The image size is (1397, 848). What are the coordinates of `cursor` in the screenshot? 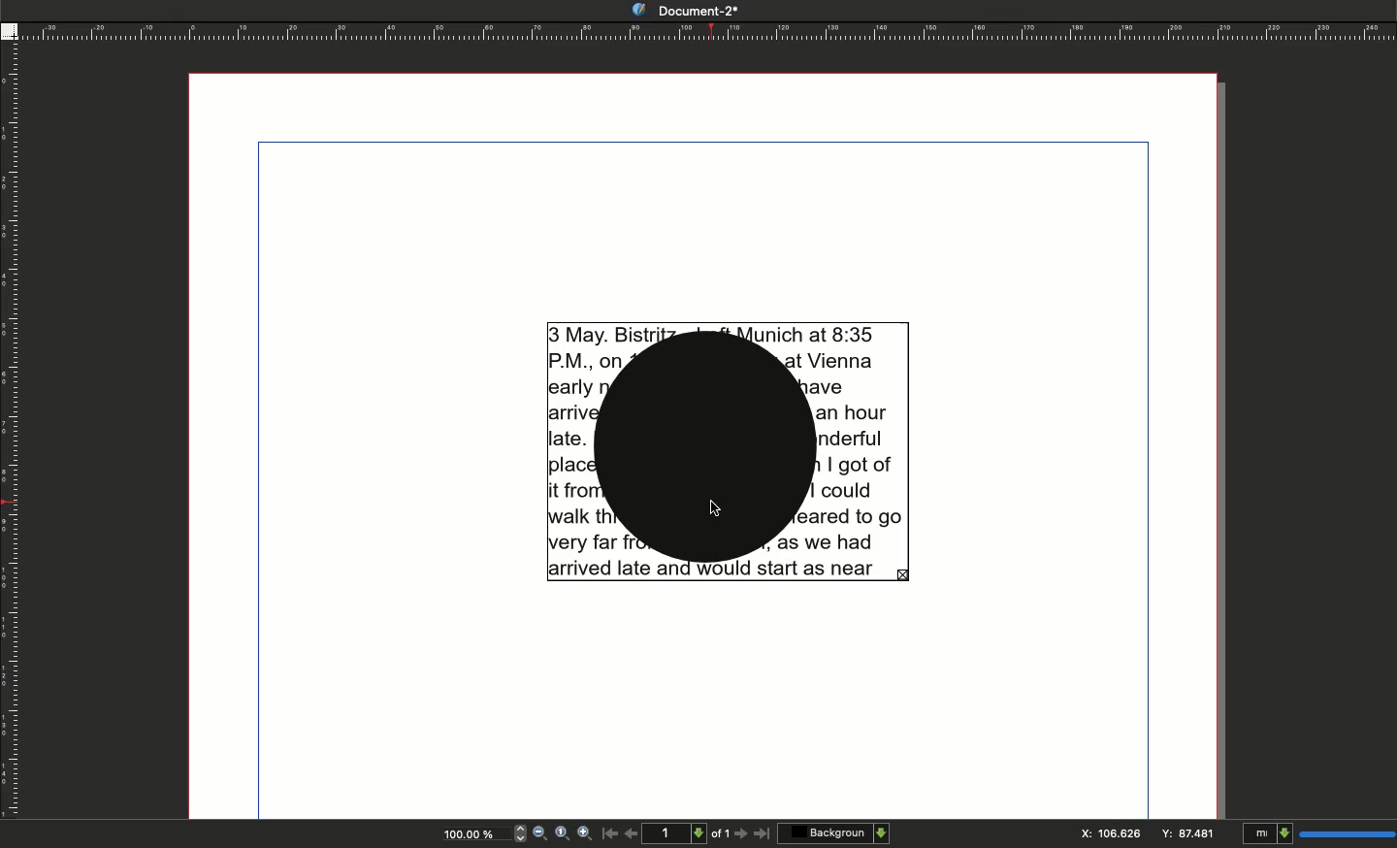 It's located at (716, 507).